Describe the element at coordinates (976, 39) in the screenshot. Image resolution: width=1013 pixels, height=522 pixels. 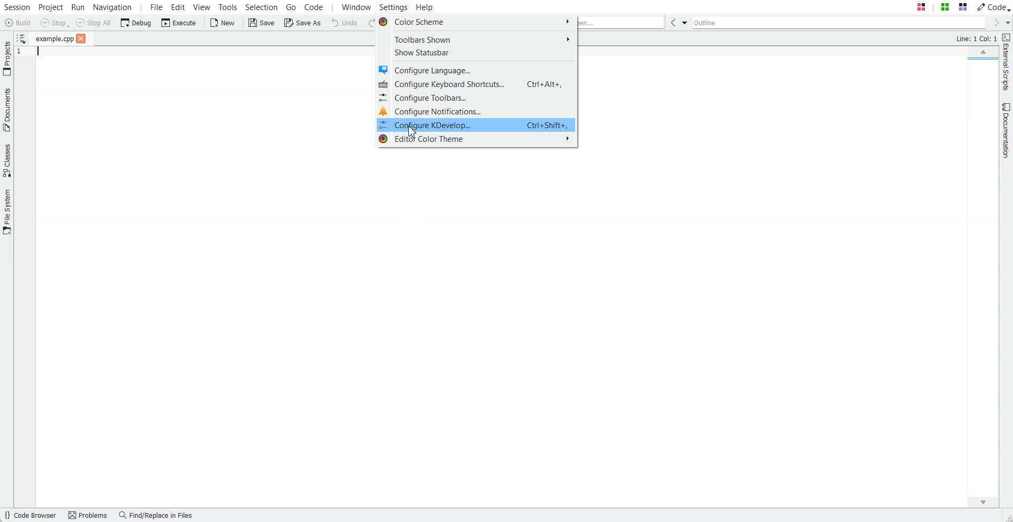
I see `Text` at that location.